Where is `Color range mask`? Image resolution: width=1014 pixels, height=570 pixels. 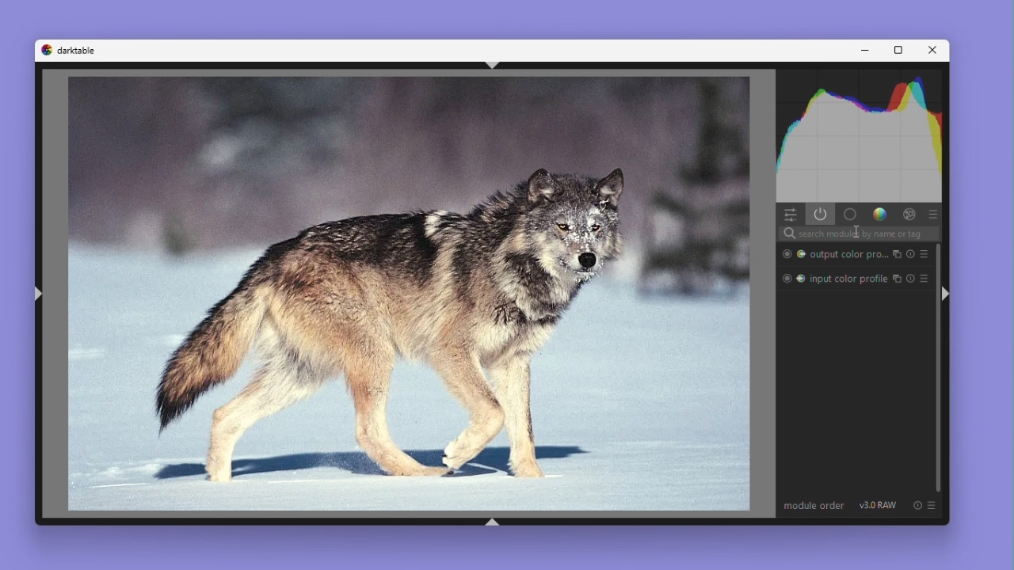
Color range mask is located at coordinates (802, 254).